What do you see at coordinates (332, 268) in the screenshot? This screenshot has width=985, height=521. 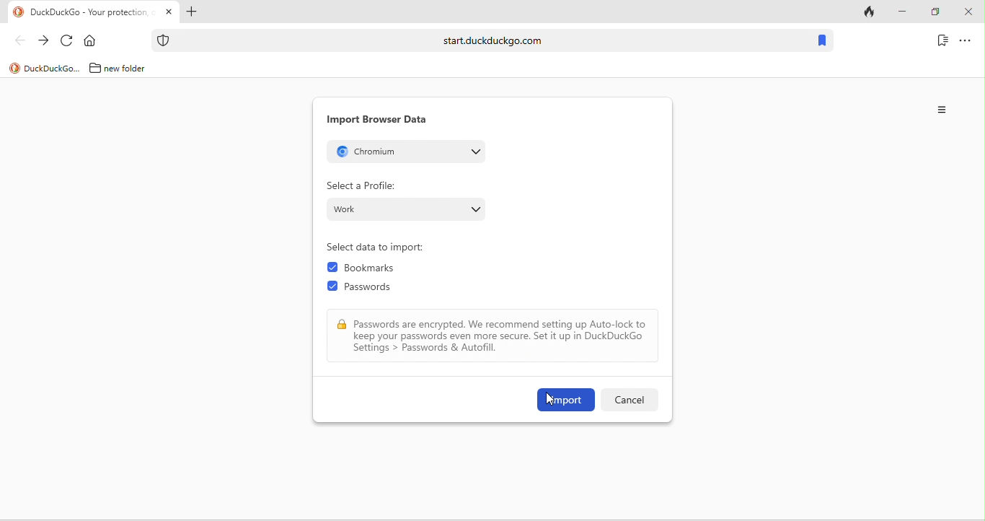 I see `checked checkbox` at bounding box center [332, 268].